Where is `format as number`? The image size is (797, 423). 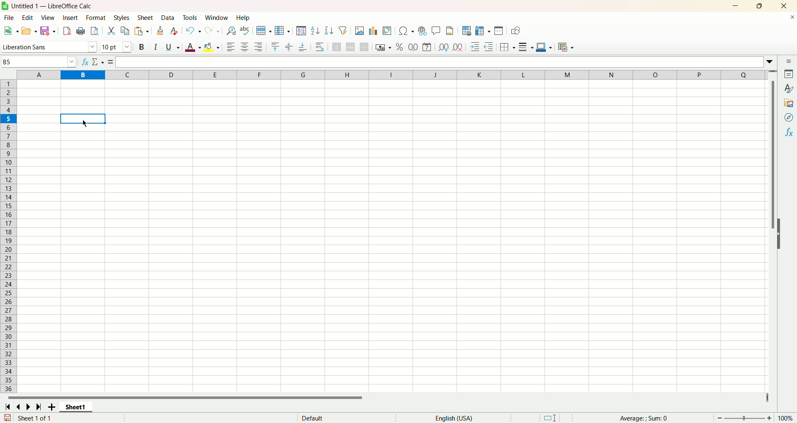 format as number is located at coordinates (413, 46).